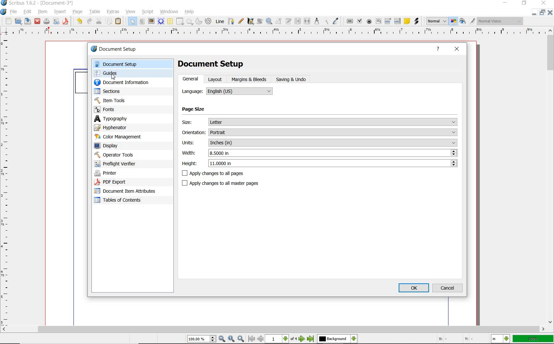 This screenshot has height=344, width=554. Describe the element at coordinates (292, 79) in the screenshot. I see `saving & undo` at that location.